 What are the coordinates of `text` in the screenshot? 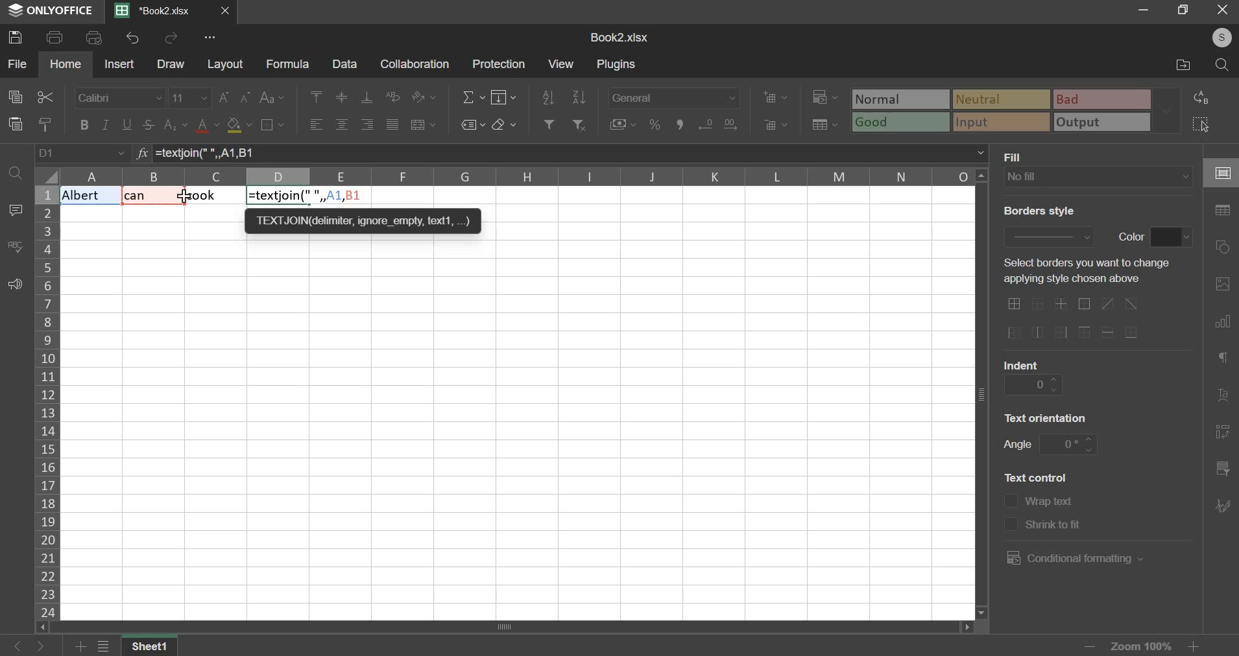 It's located at (1017, 446).